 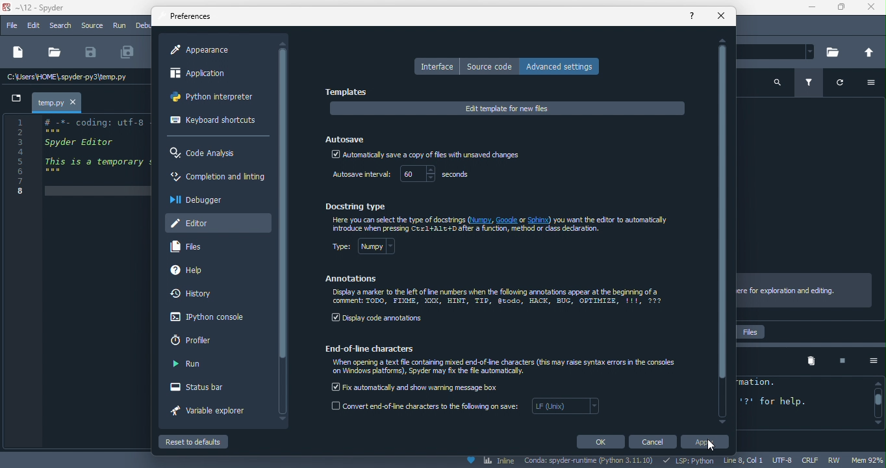 I want to click on coding, so click(x=77, y=156).